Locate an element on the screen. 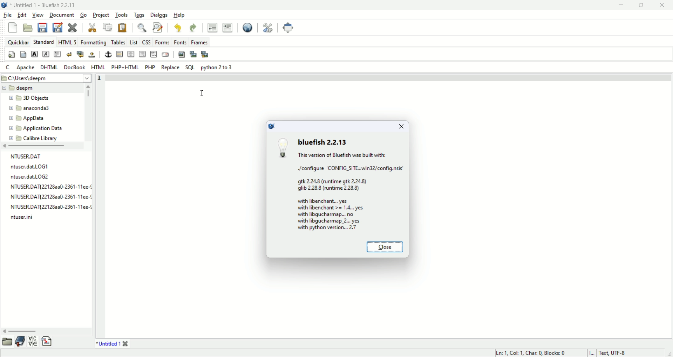 This screenshot has height=357, width=673. PHP is located at coordinates (150, 68).